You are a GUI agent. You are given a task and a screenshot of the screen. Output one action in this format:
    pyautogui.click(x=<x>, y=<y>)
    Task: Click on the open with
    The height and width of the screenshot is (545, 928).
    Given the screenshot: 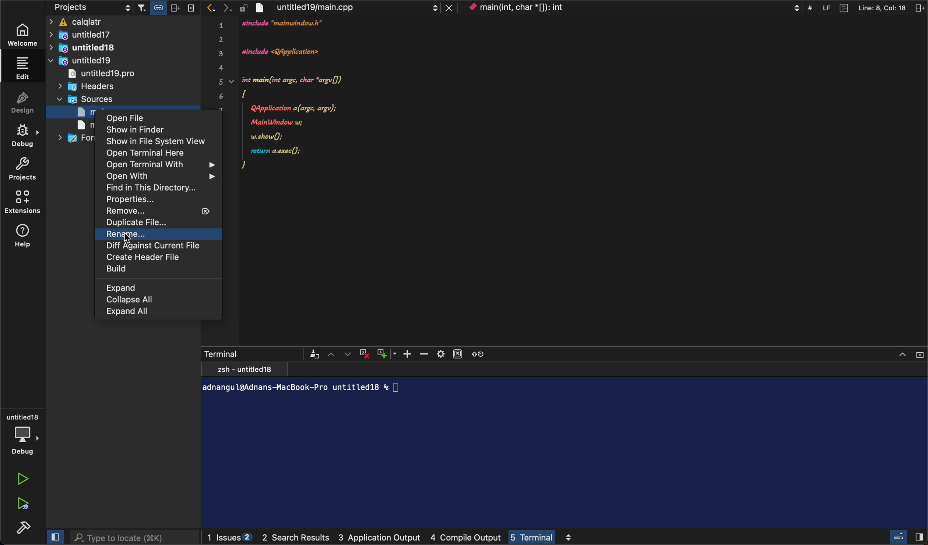 What is the action you would take?
    pyautogui.click(x=160, y=177)
    